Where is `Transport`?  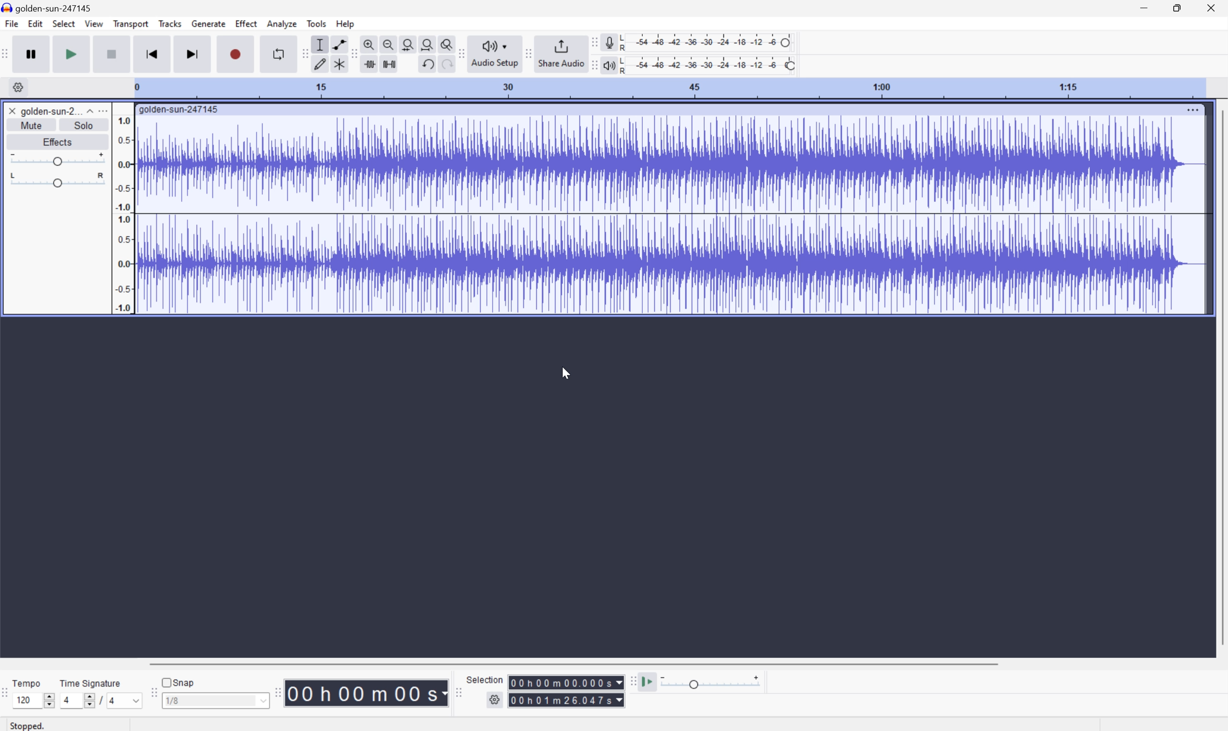 Transport is located at coordinates (132, 24).